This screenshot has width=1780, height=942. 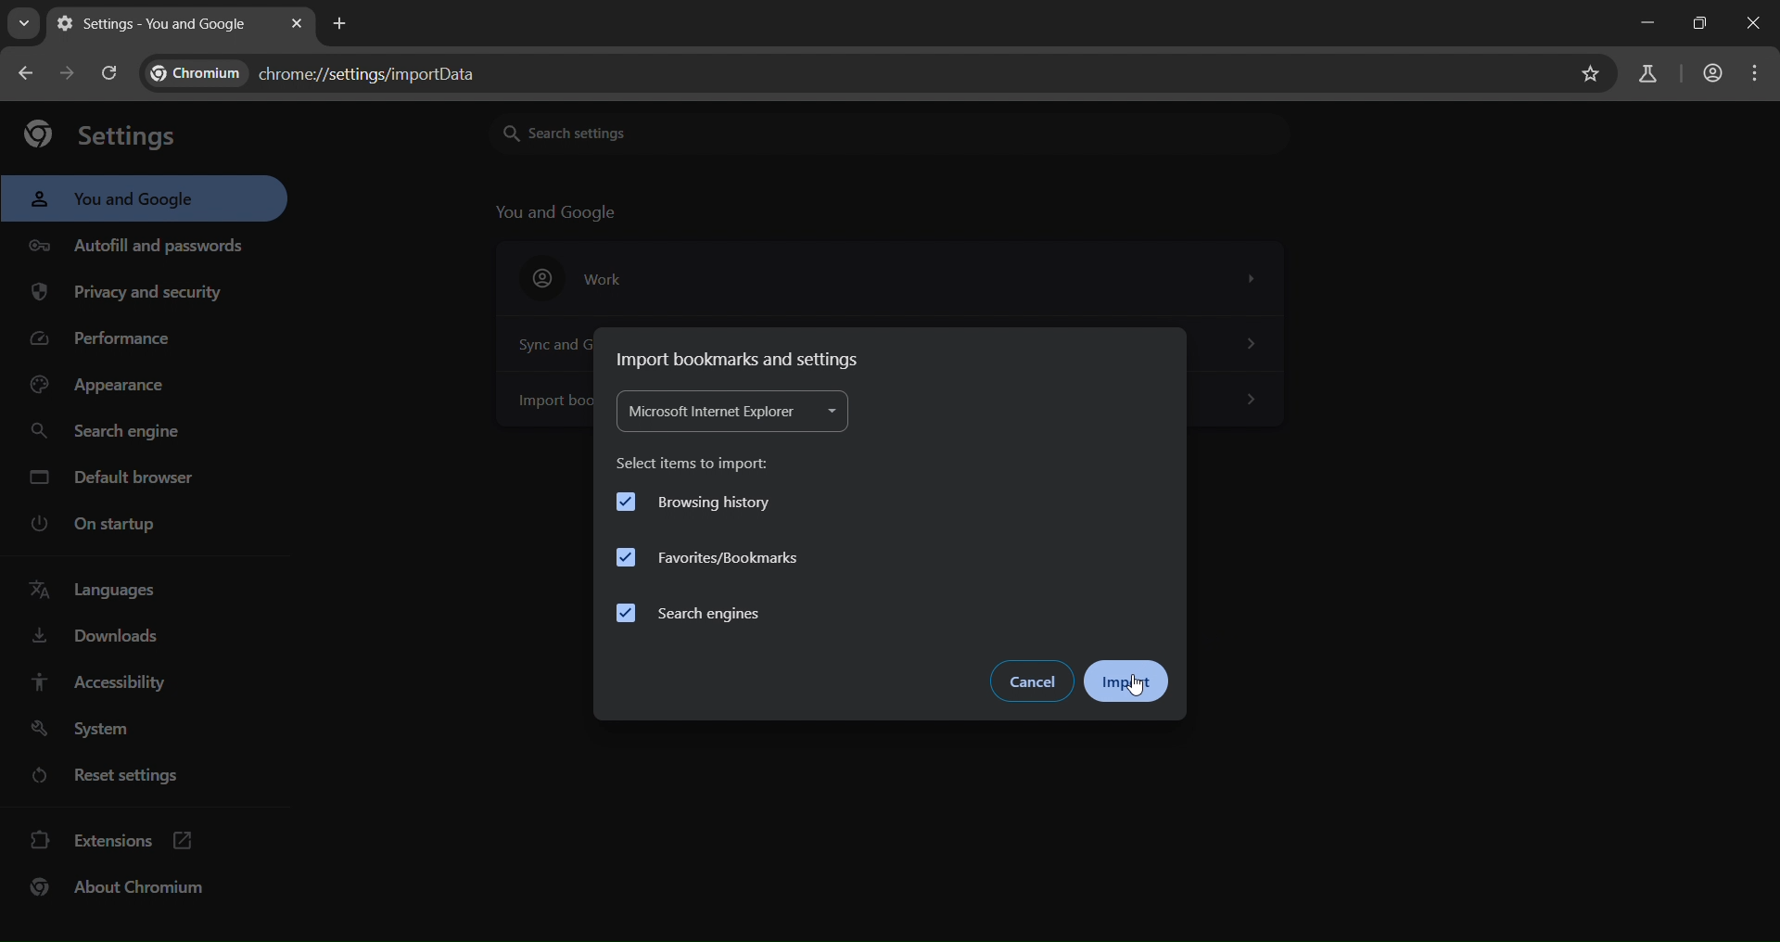 What do you see at coordinates (91, 525) in the screenshot?
I see `on startup` at bounding box center [91, 525].